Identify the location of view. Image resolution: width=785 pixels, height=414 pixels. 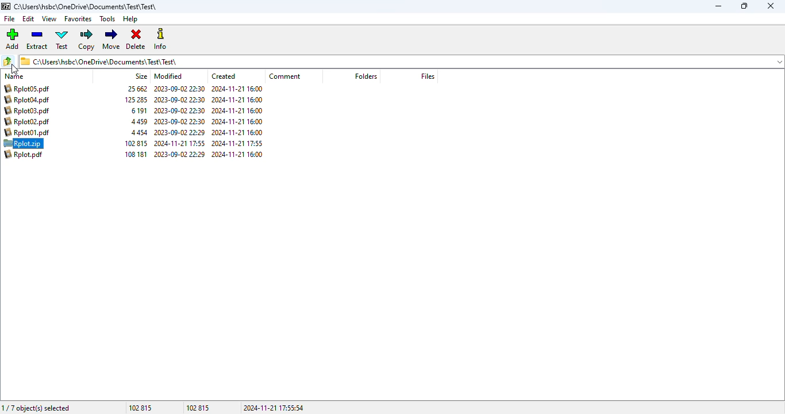
(49, 19).